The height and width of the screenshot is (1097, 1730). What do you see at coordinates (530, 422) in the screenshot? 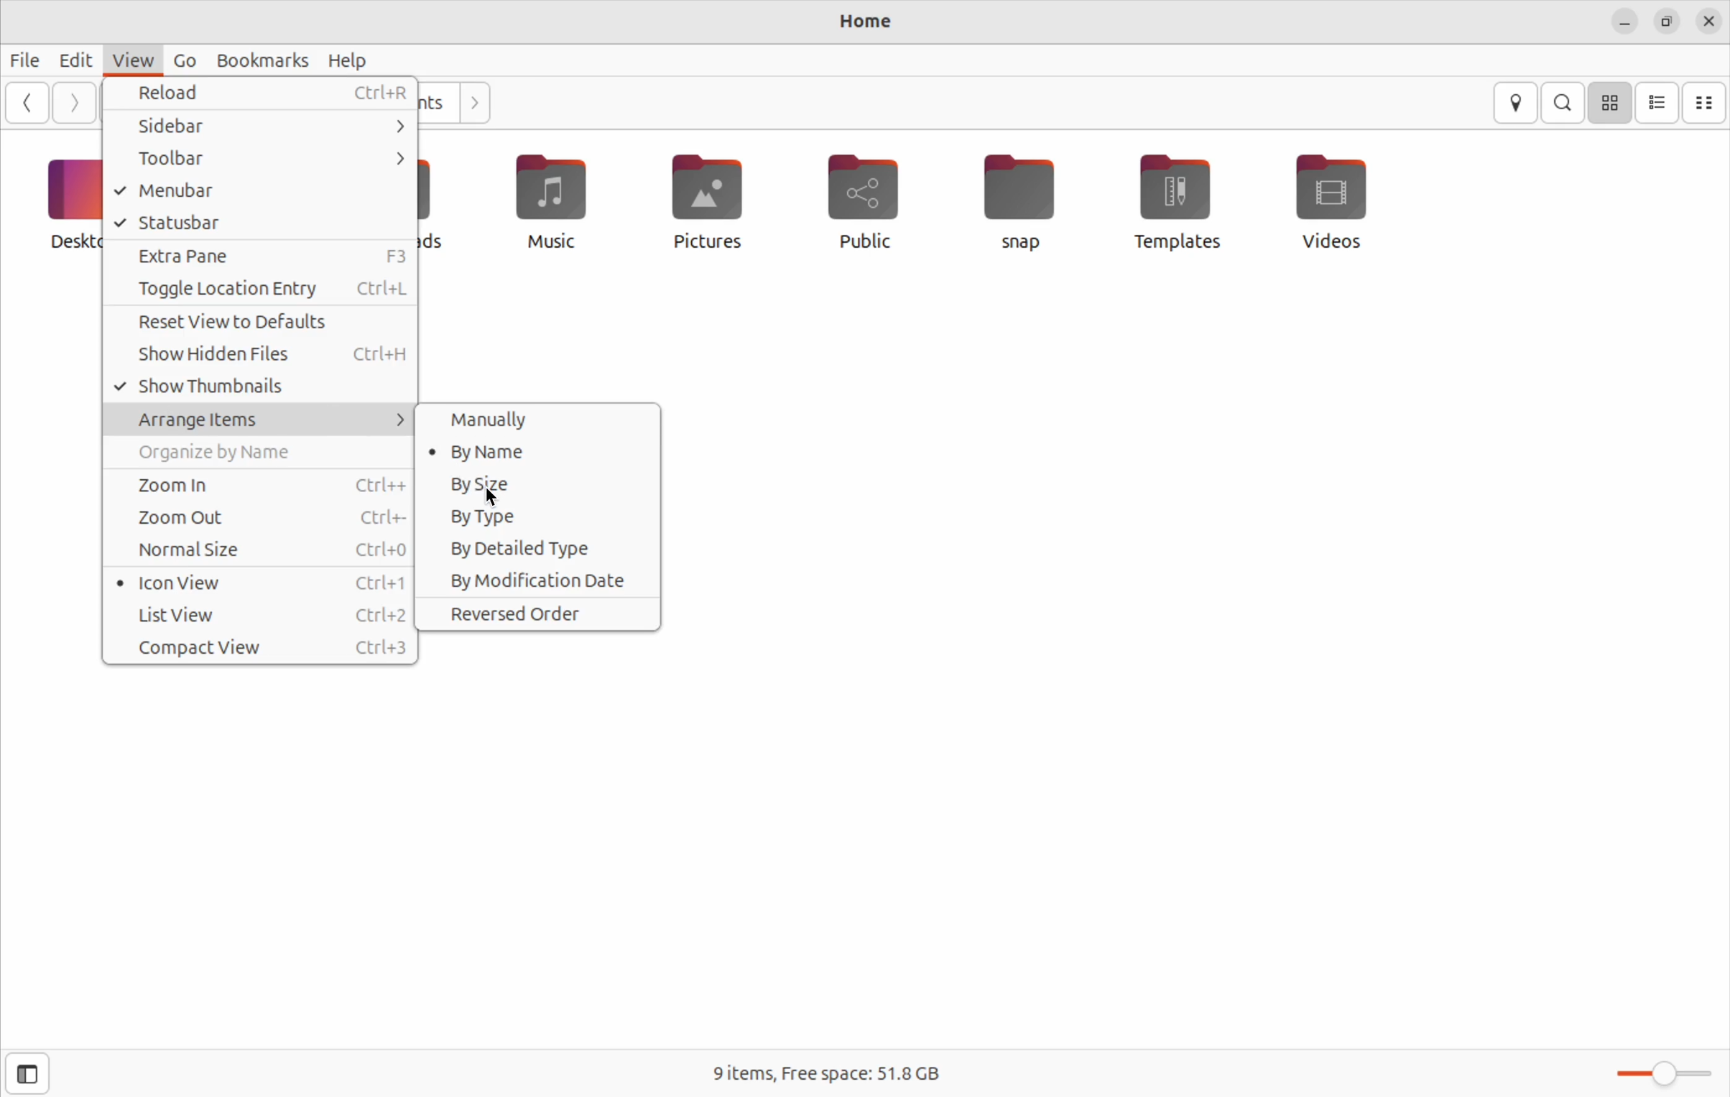
I see `manually` at bounding box center [530, 422].